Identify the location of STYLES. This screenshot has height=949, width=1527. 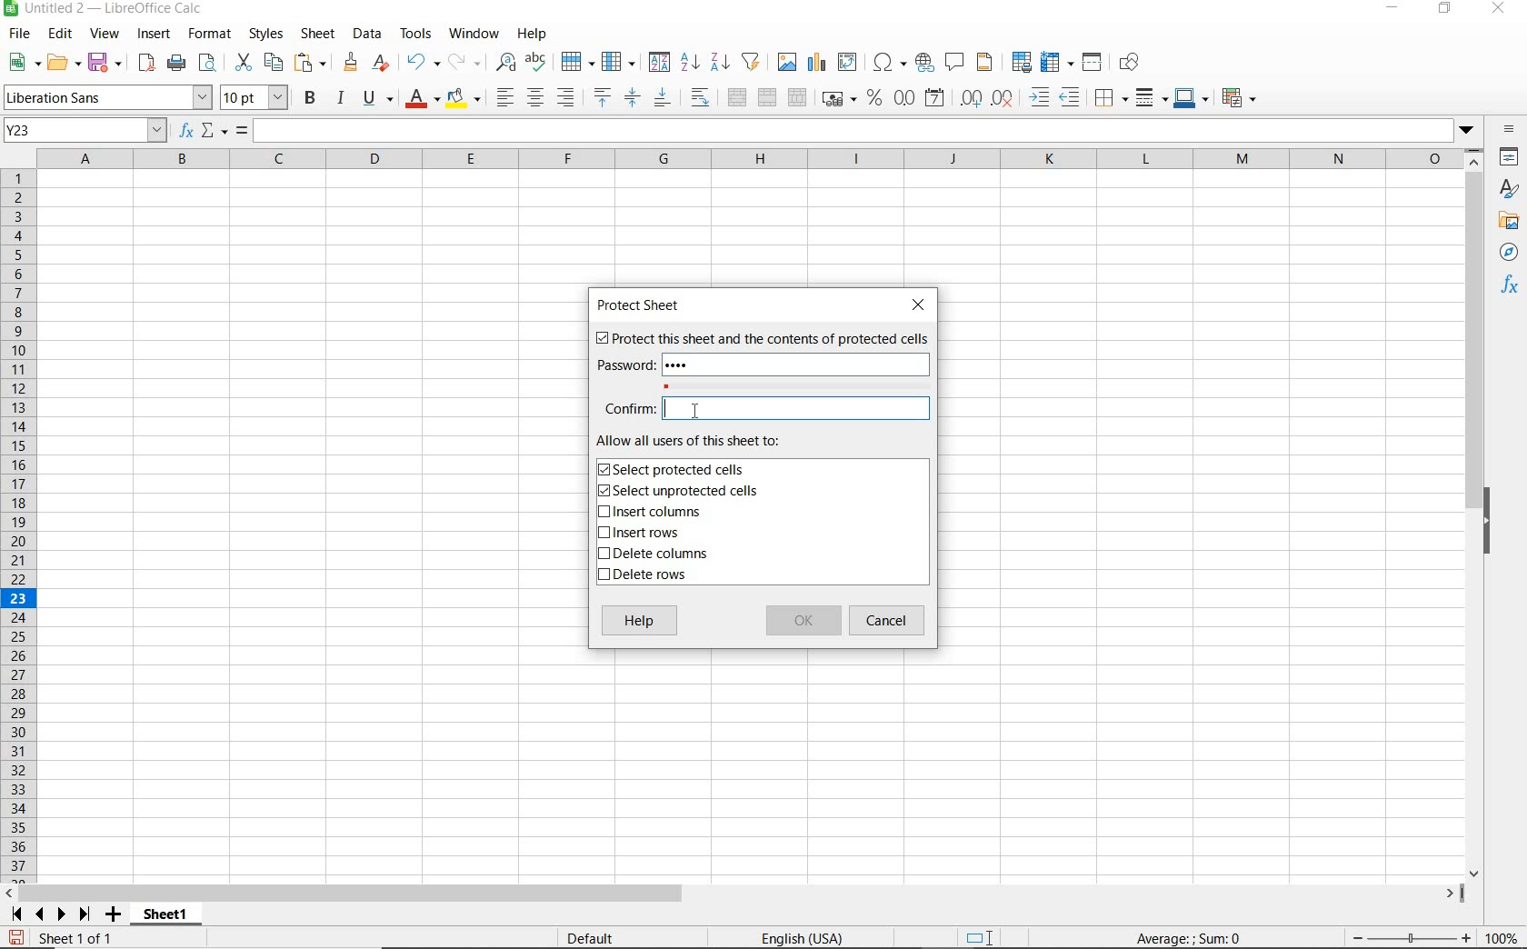
(1509, 189).